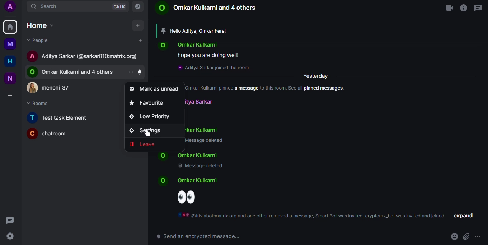 This screenshot has height=245, width=488. What do you see at coordinates (163, 30) in the screenshot?
I see `pin` at bounding box center [163, 30].